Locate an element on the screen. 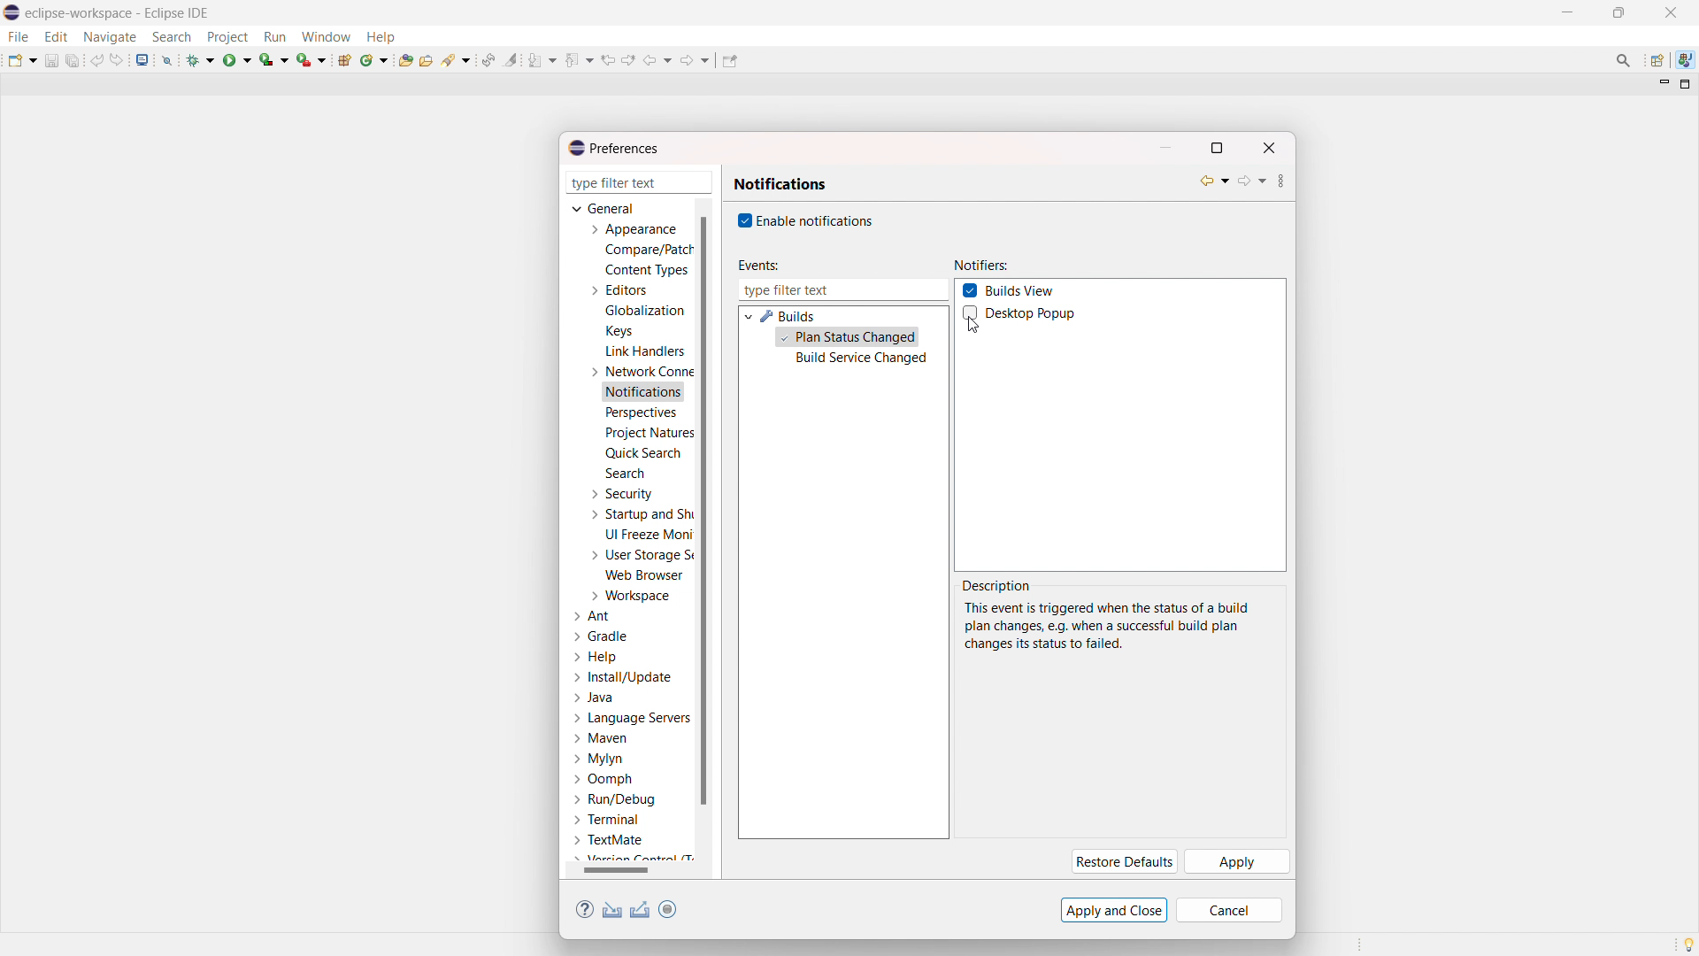  project is located at coordinates (227, 37).